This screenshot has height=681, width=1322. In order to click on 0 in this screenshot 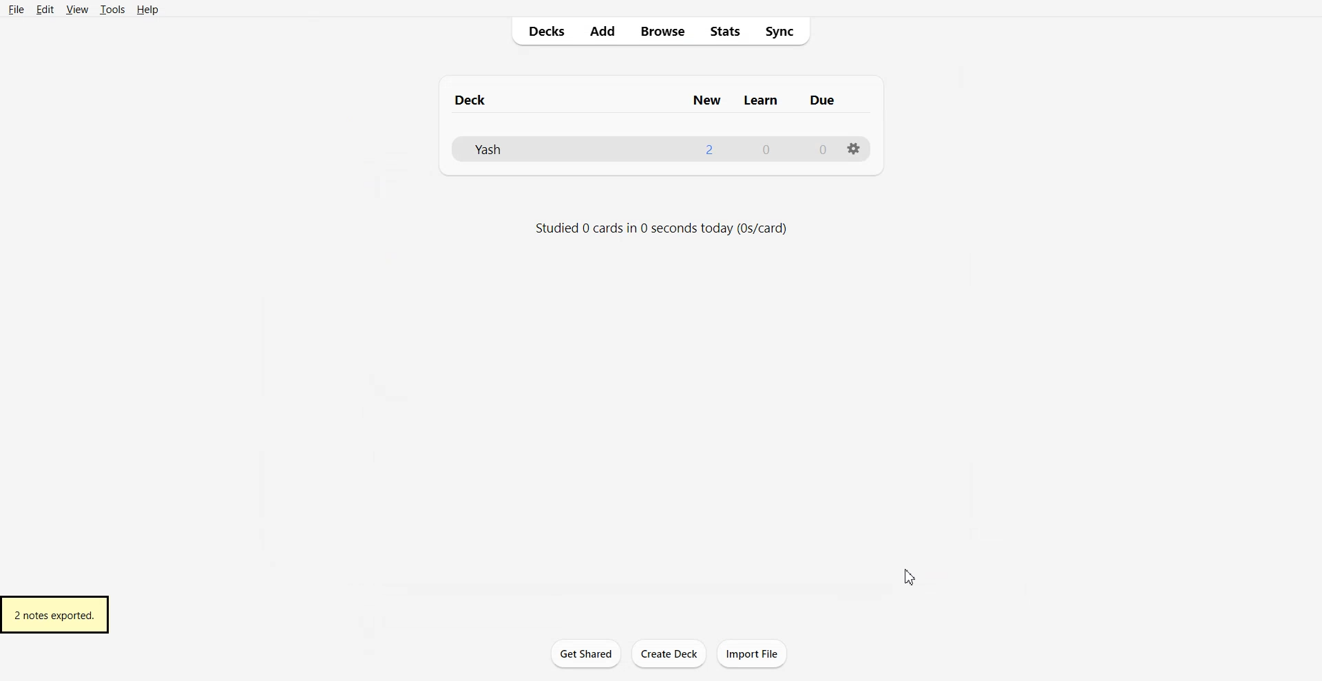, I will do `click(816, 148)`.